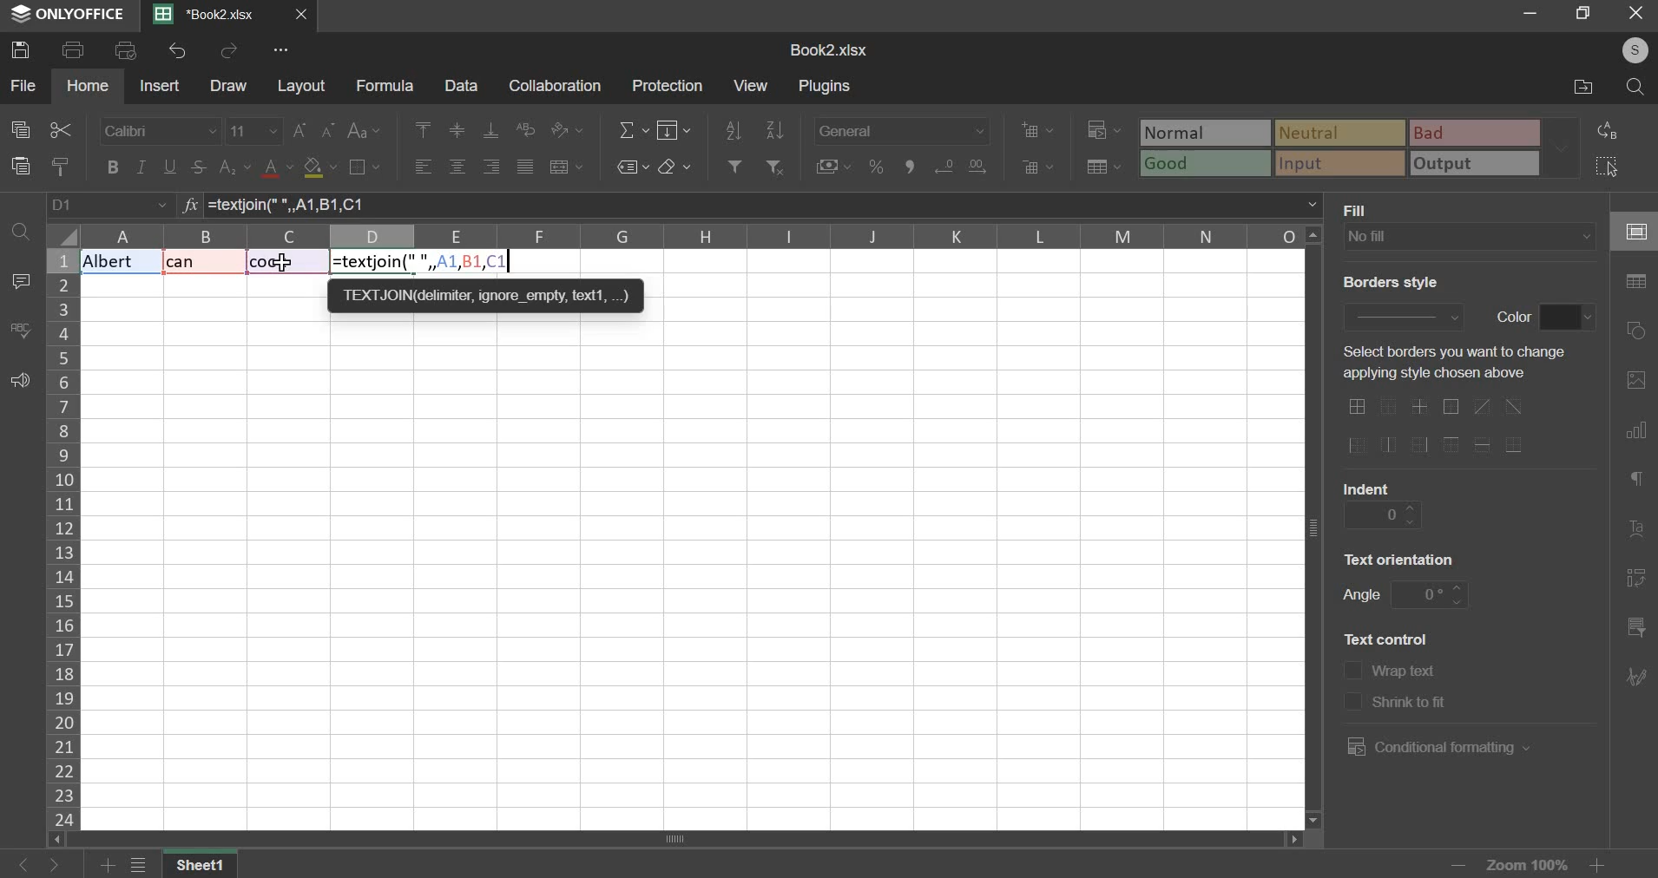 The height and width of the screenshot is (878, 1658). I want to click on collaboration, so click(556, 87).